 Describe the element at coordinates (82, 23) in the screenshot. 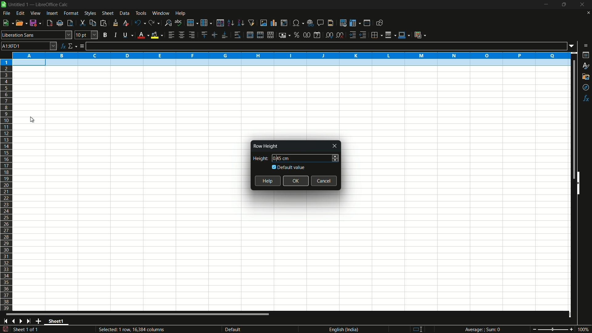

I see `cut` at that location.